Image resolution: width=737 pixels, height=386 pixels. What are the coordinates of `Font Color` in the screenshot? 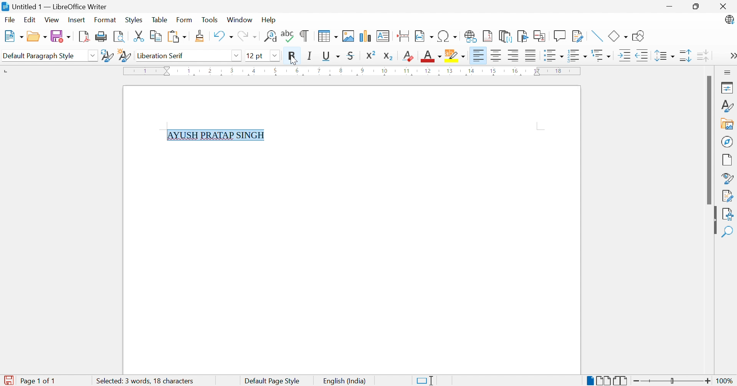 It's located at (430, 56).